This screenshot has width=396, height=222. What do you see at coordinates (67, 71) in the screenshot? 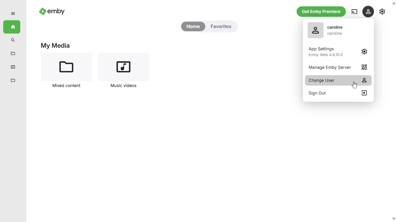
I see `mixed content` at bounding box center [67, 71].